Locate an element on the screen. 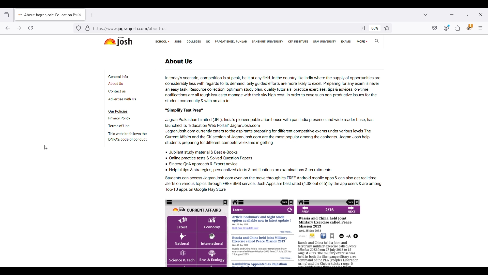 The width and height of the screenshot is (488, 275). Privacy badger is located at coordinates (470, 27).